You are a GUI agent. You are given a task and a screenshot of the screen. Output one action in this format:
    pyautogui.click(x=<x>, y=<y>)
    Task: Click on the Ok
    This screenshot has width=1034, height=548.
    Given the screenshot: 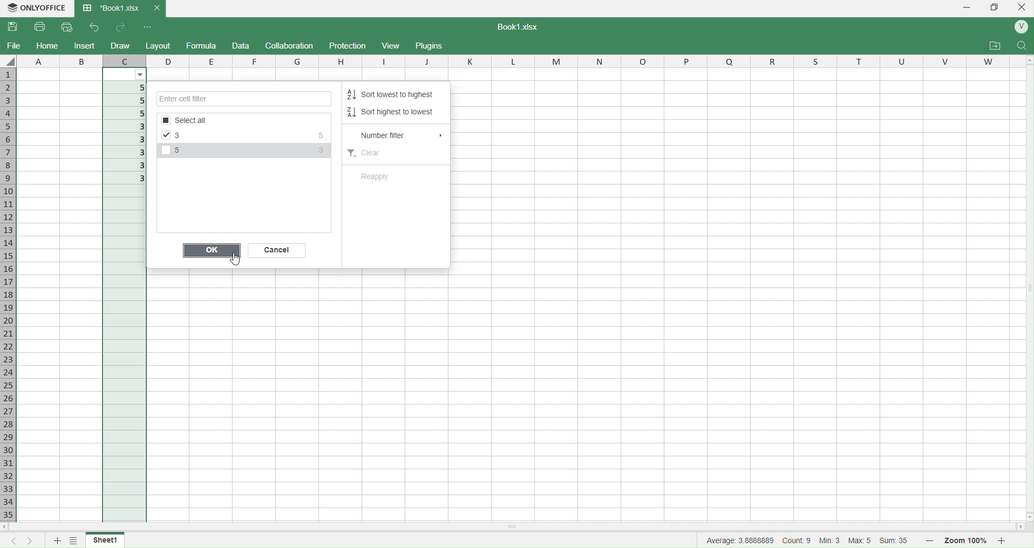 What is the action you would take?
    pyautogui.click(x=211, y=252)
    